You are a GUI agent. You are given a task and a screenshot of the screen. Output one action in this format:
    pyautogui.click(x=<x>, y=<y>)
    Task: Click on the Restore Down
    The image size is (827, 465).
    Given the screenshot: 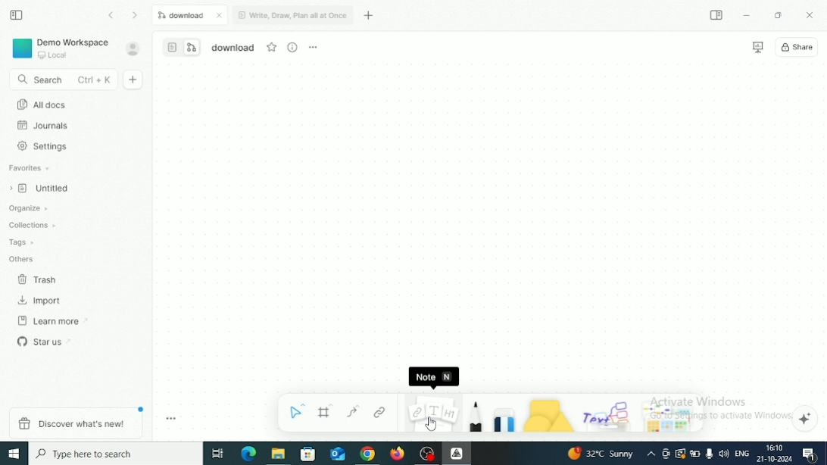 What is the action you would take?
    pyautogui.click(x=777, y=16)
    